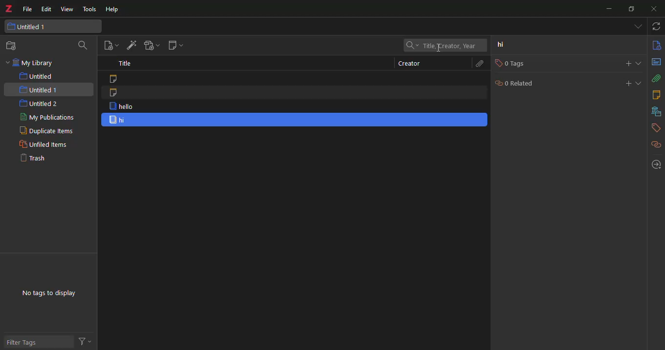 The width and height of the screenshot is (665, 350). Describe the element at coordinates (175, 45) in the screenshot. I see `new note` at that location.